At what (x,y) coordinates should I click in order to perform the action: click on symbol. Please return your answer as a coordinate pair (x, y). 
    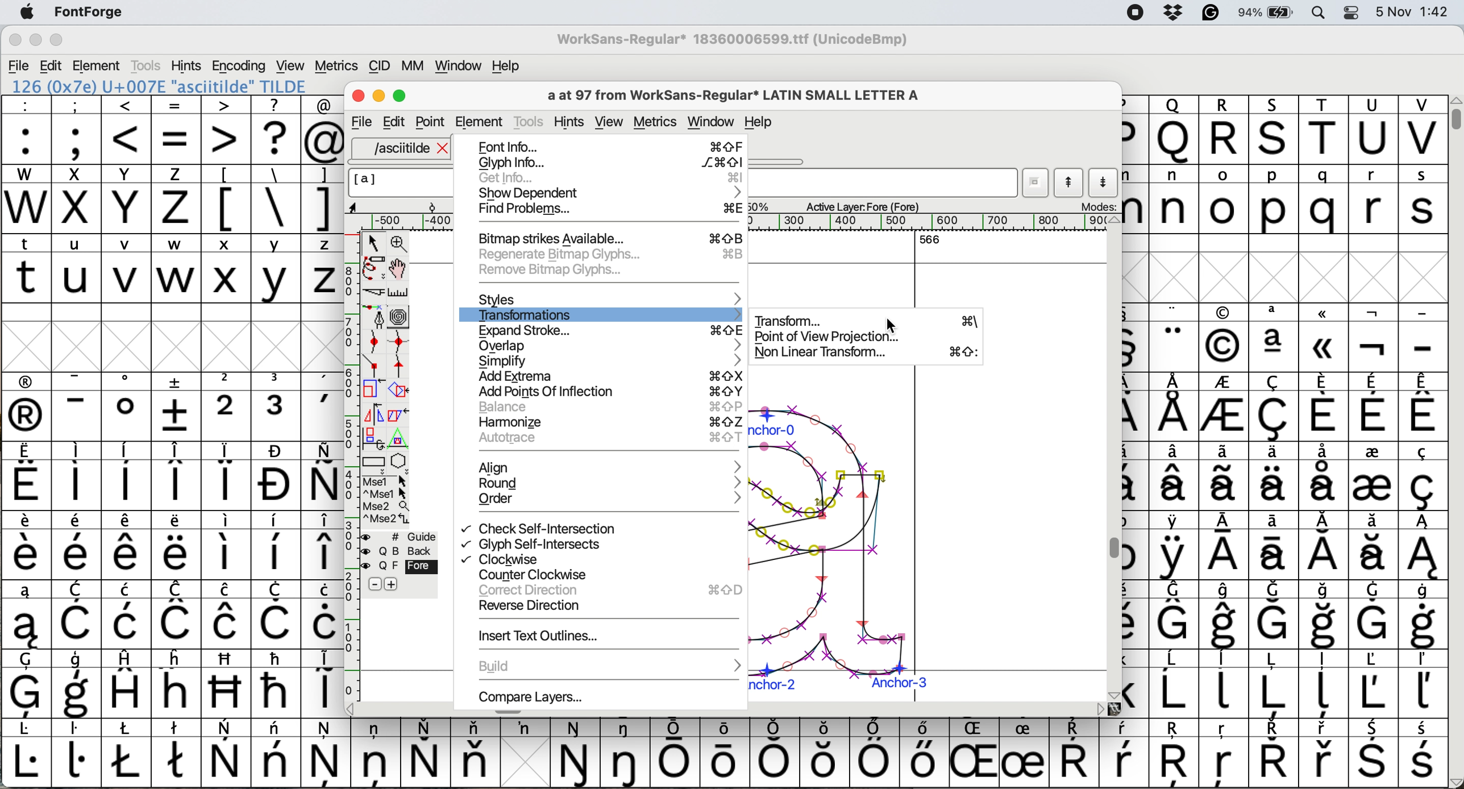
    Looking at the image, I should click on (1424, 406).